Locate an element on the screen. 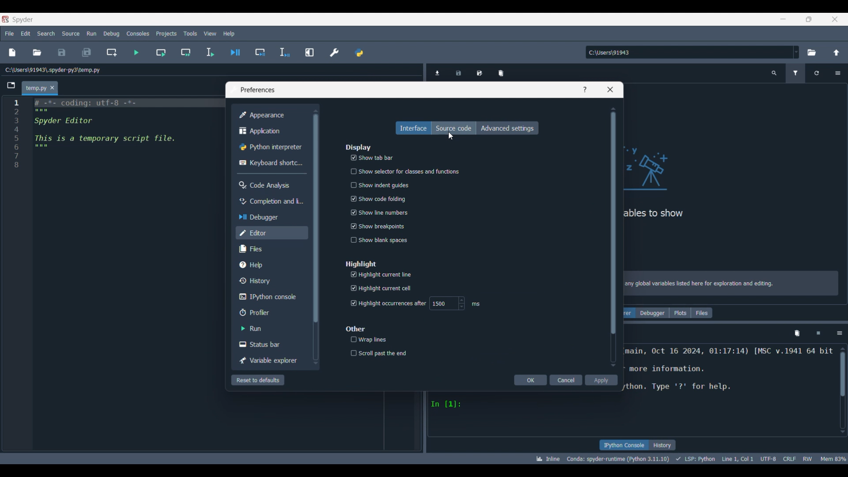 This screenshot has height=477, width=848. Cancel is located at coordinates (566, 380).